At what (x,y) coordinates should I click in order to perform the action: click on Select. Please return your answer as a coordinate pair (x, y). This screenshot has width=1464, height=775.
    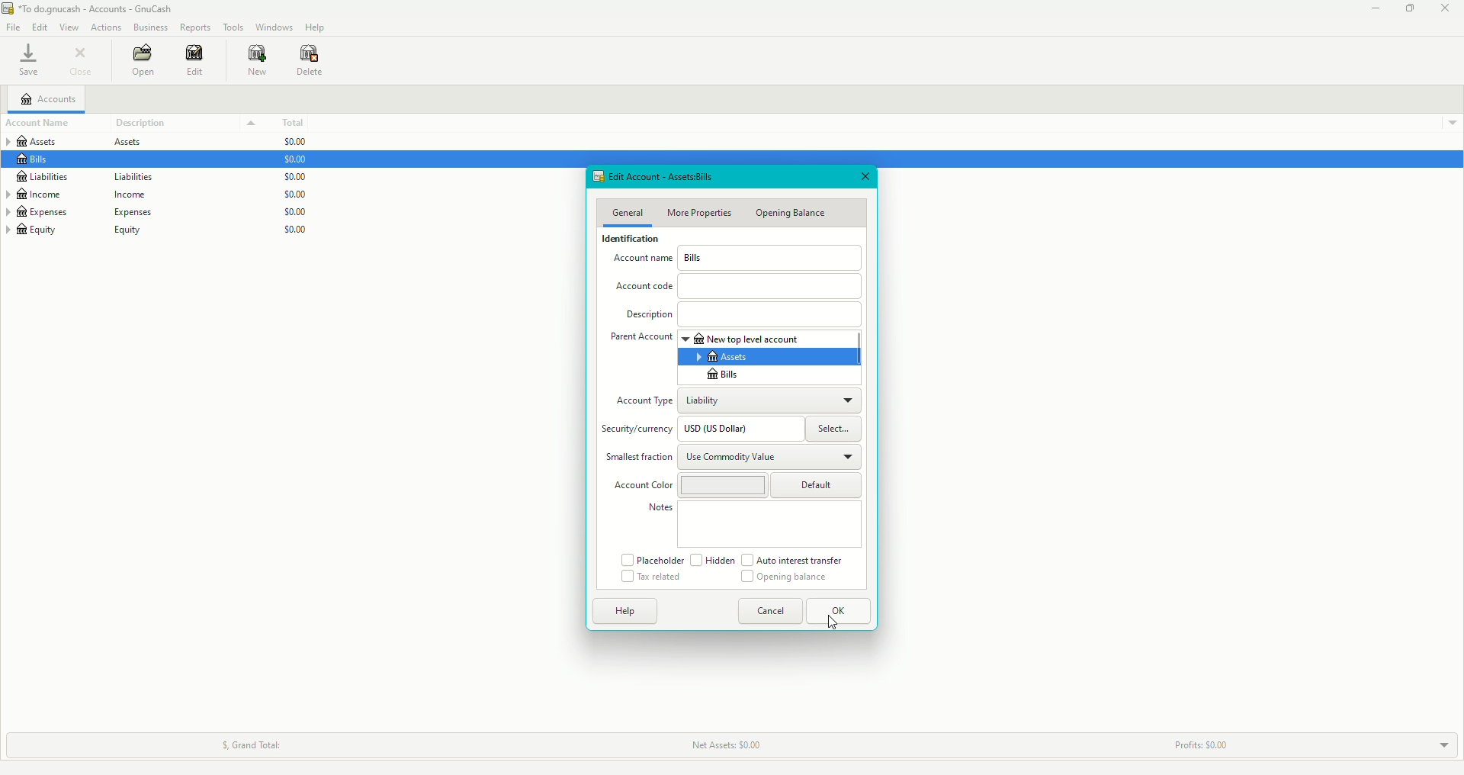
    Looking at the image, I should click on (839, 429).